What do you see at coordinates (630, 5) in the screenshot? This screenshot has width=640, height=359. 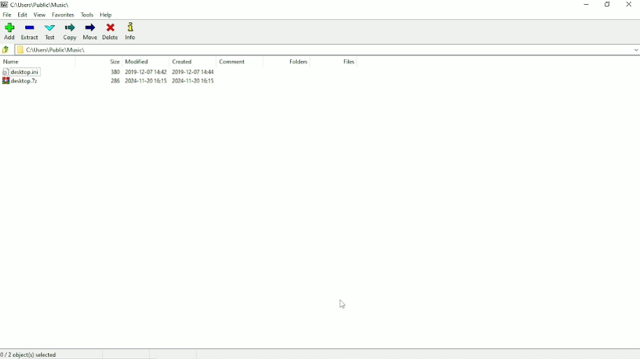 I see `Close` at bounding box center [630, 5].